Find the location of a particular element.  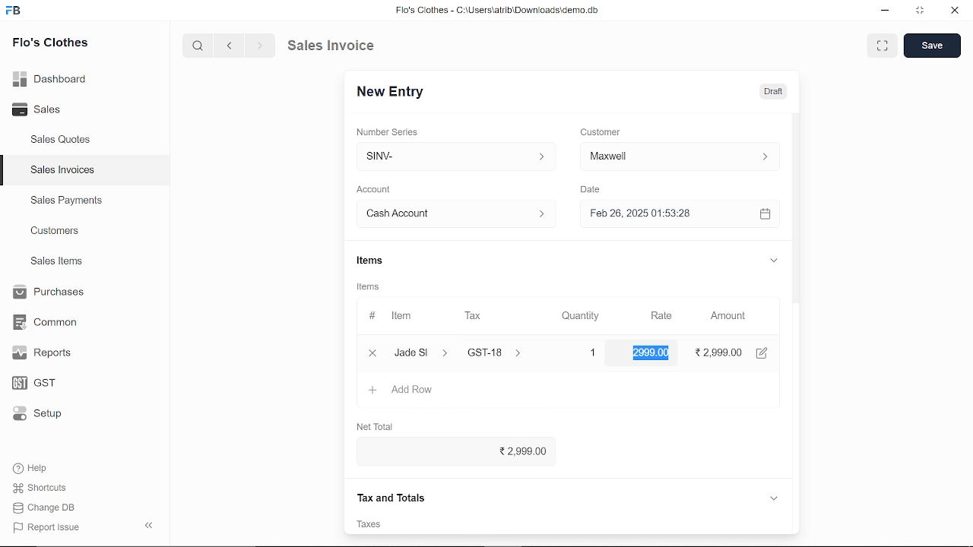

frappe books is located at coordinates (14, 12).